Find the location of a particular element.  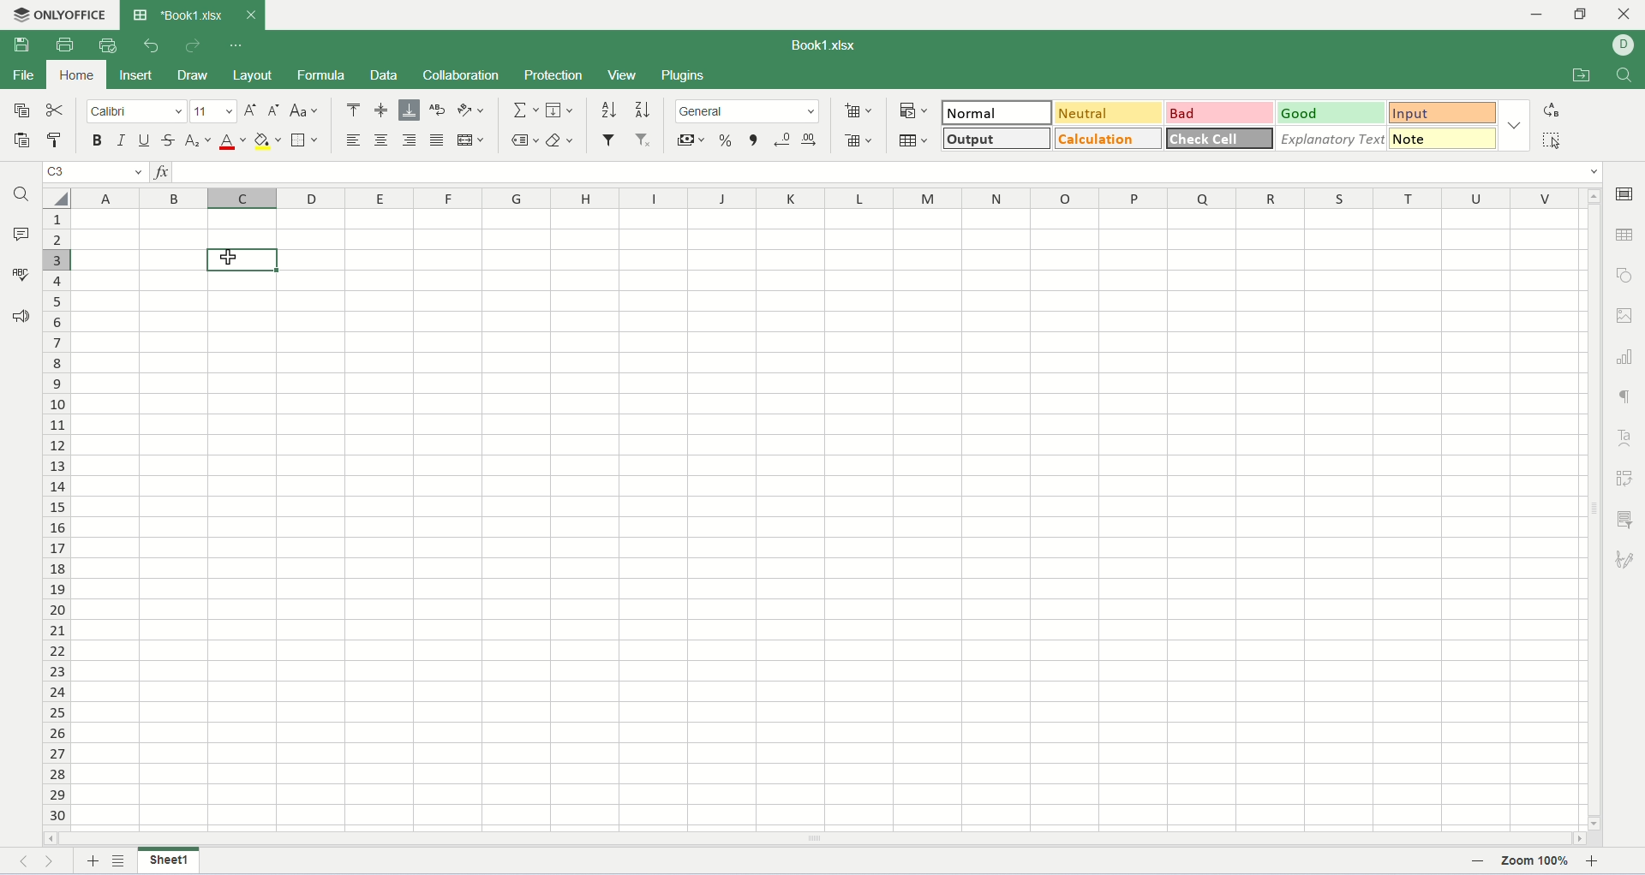

align top is located at coordinates (353, 110).